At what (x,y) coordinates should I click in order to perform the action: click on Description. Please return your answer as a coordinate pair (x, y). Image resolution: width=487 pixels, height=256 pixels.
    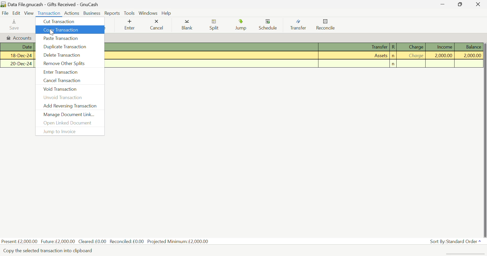
    Looking at the image, I should click on (212, 47).